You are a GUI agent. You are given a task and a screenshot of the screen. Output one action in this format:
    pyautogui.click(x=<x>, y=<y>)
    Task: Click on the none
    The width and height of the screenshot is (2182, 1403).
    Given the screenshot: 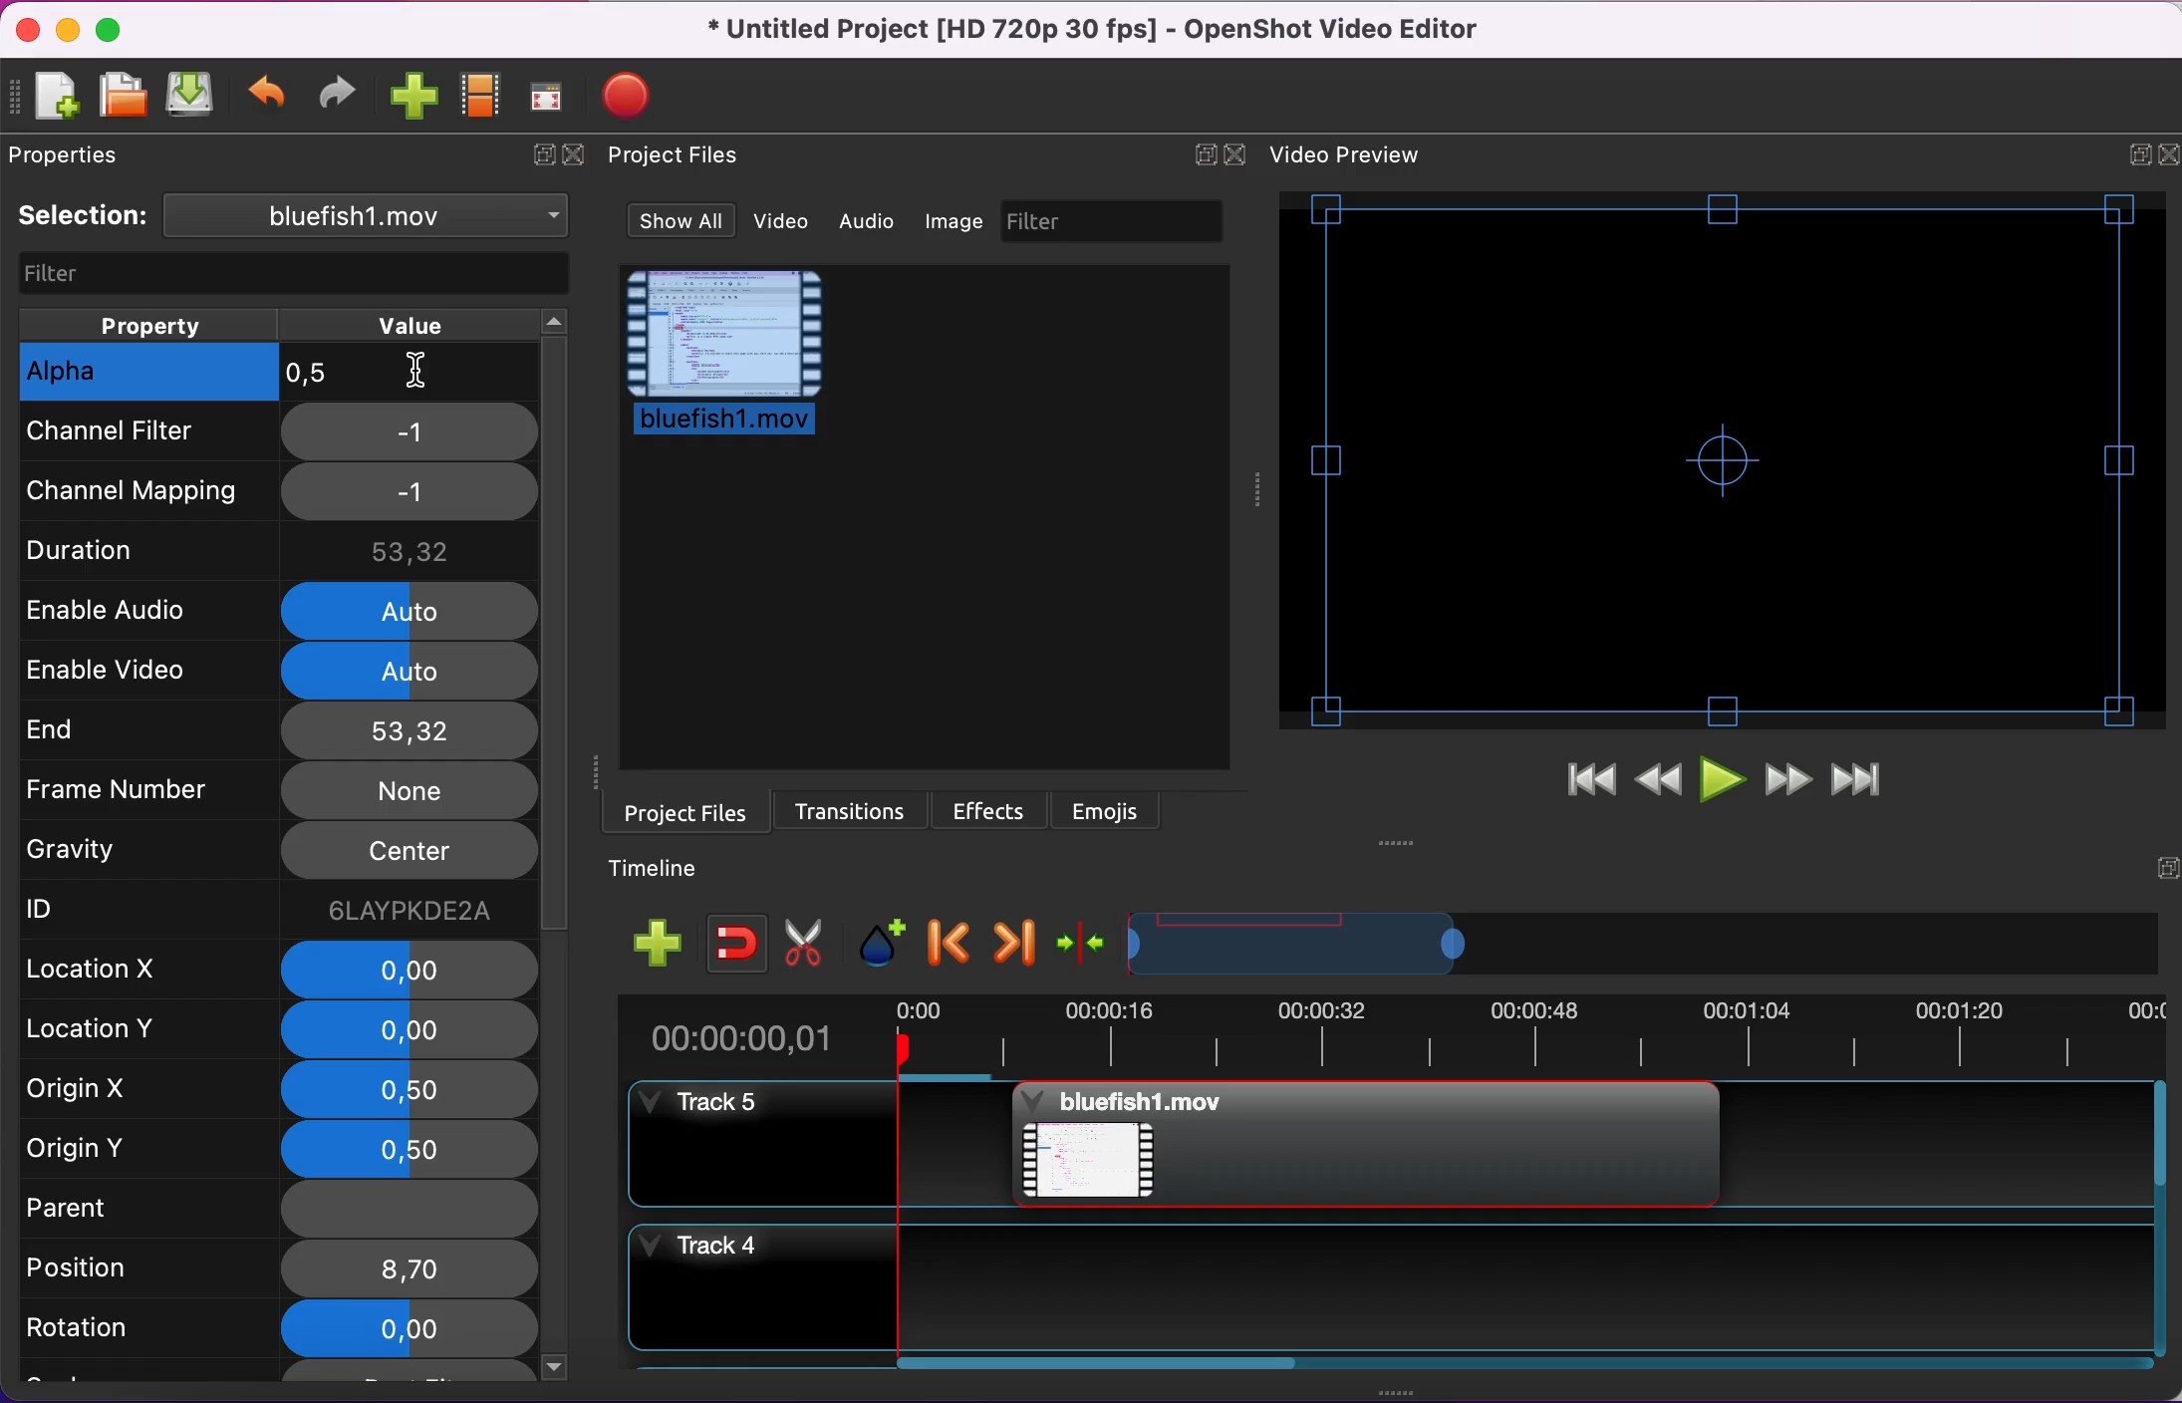 What is the action you would take?
    pyautogui.click(x=407, y=1211)
    